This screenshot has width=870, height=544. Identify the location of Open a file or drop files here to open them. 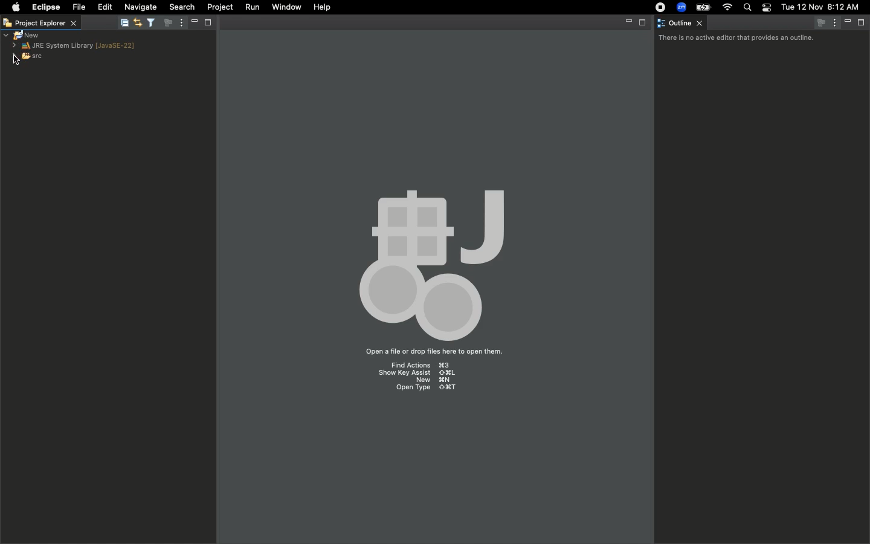
(433, 352).